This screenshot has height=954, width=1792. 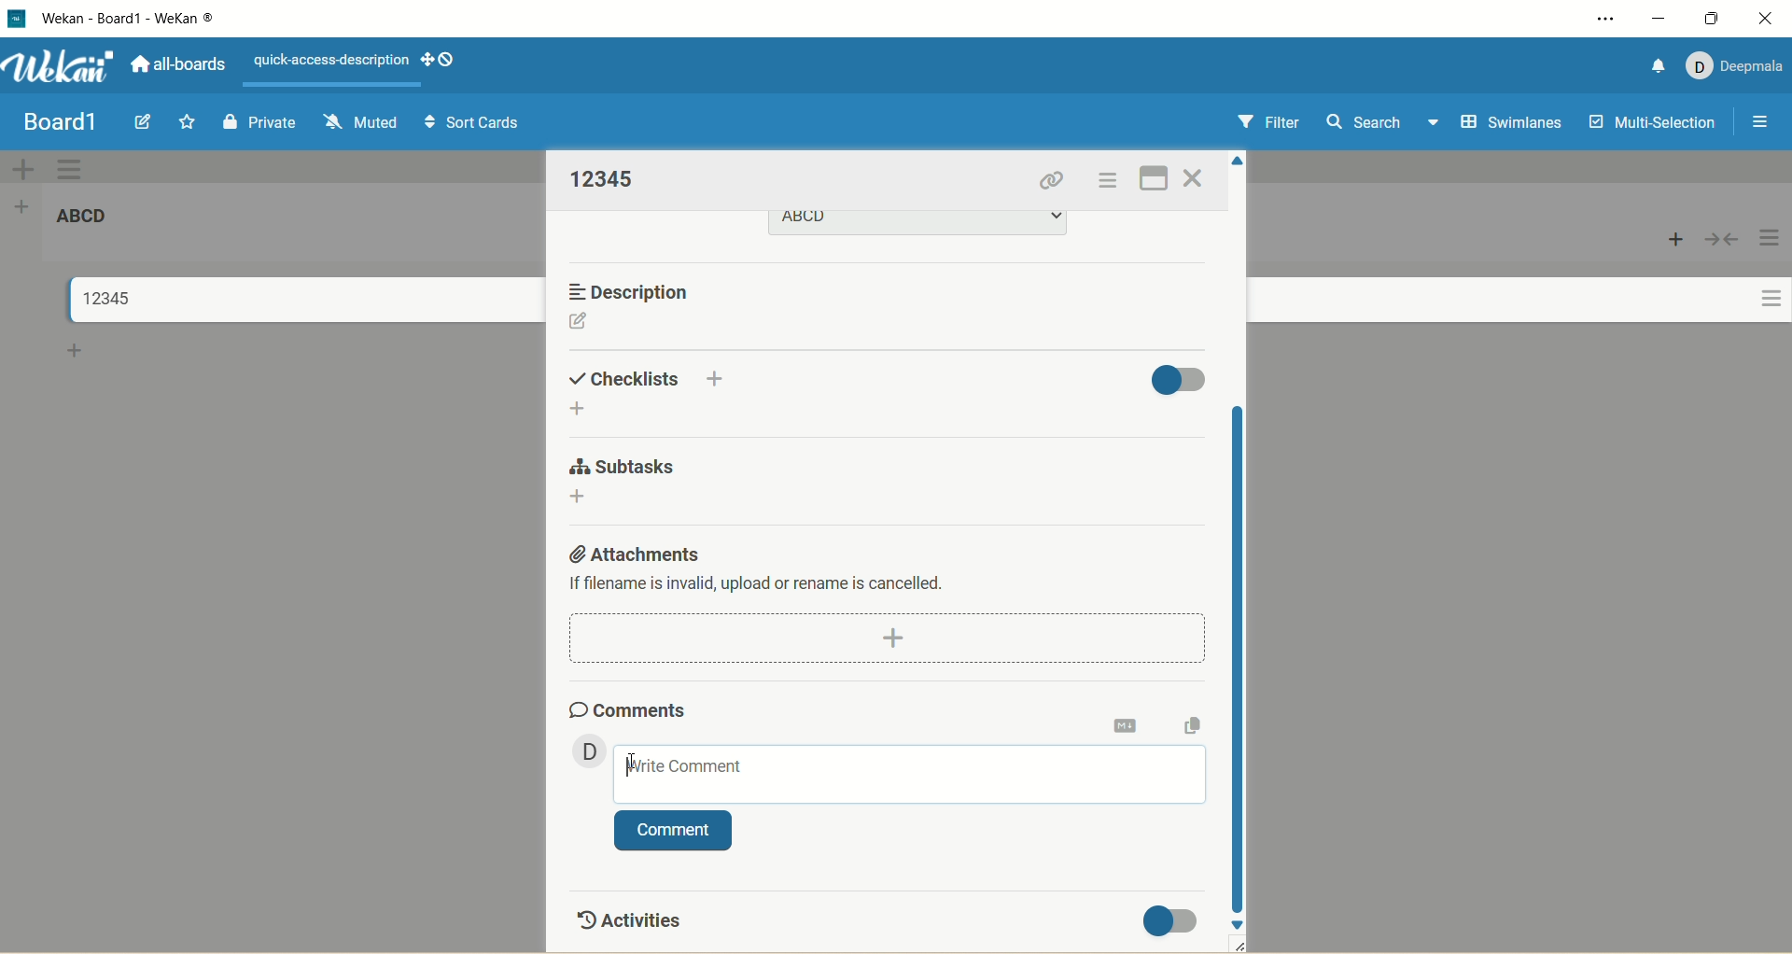 What do you see at coordinates (71, 170) in the screenshot?
I see `swimlane actions` at bounding box center [71, 170].